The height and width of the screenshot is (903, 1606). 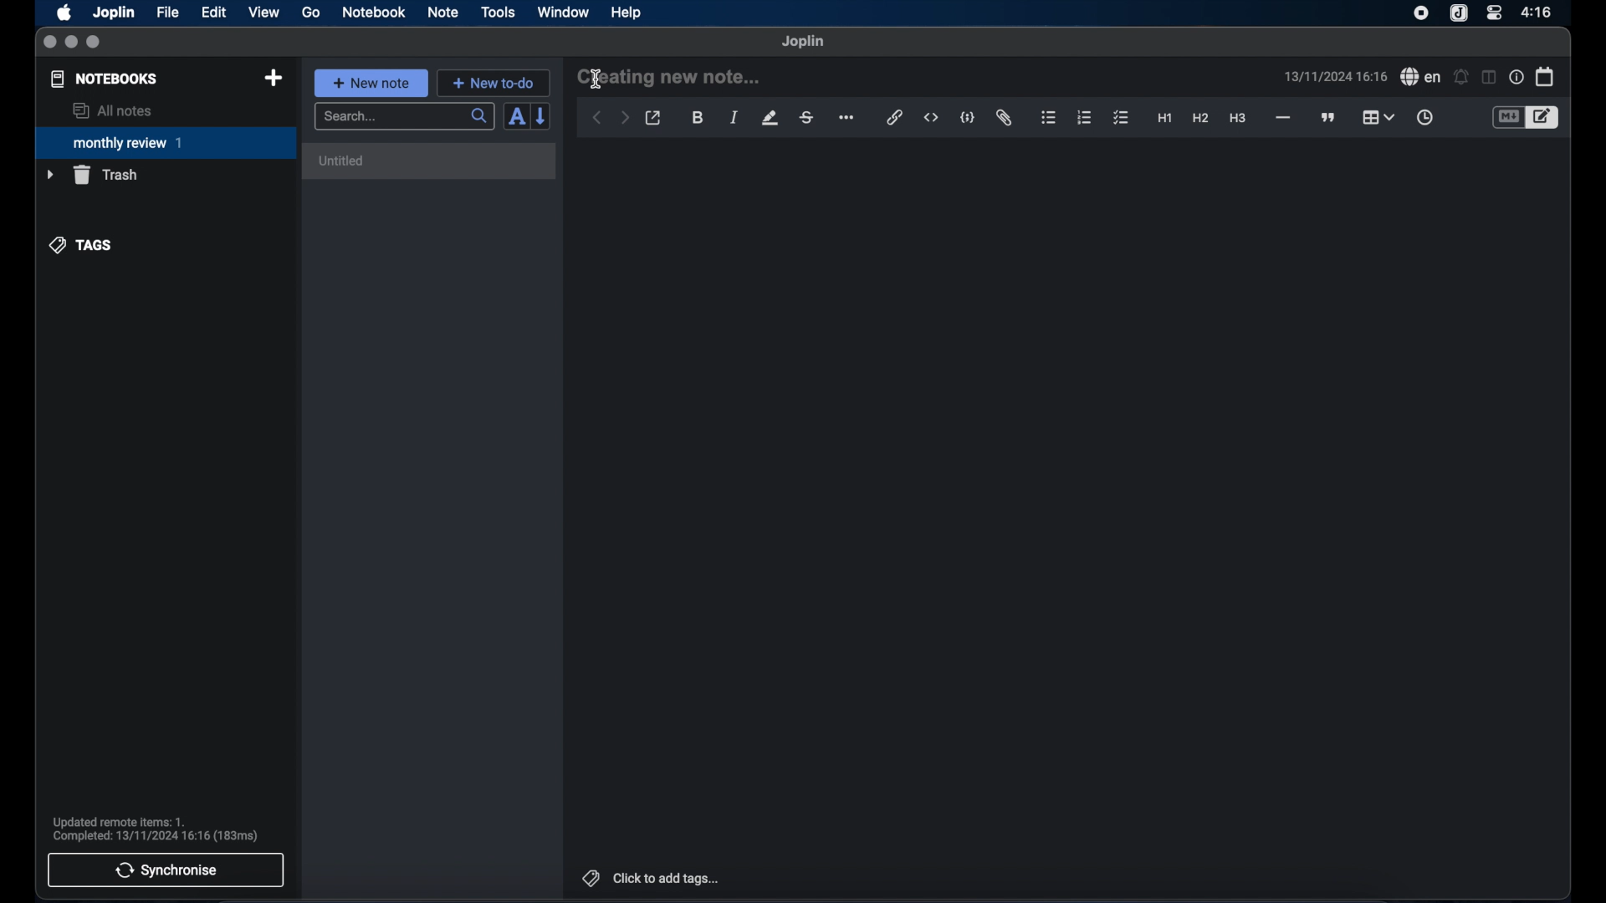 I want to click on more options, so click(x=848, y=119).